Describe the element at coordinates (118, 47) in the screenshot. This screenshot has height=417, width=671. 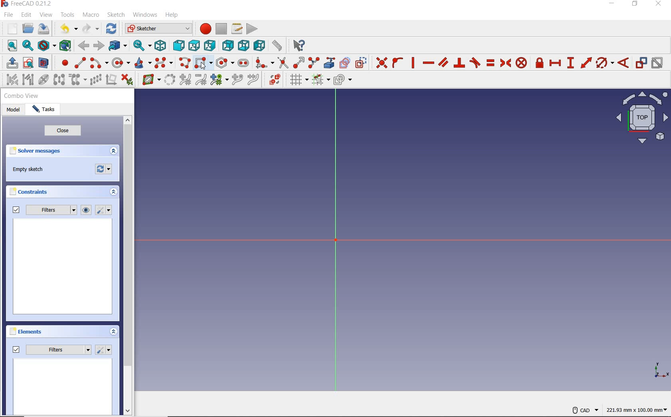
I see `got to linked object` at that location.